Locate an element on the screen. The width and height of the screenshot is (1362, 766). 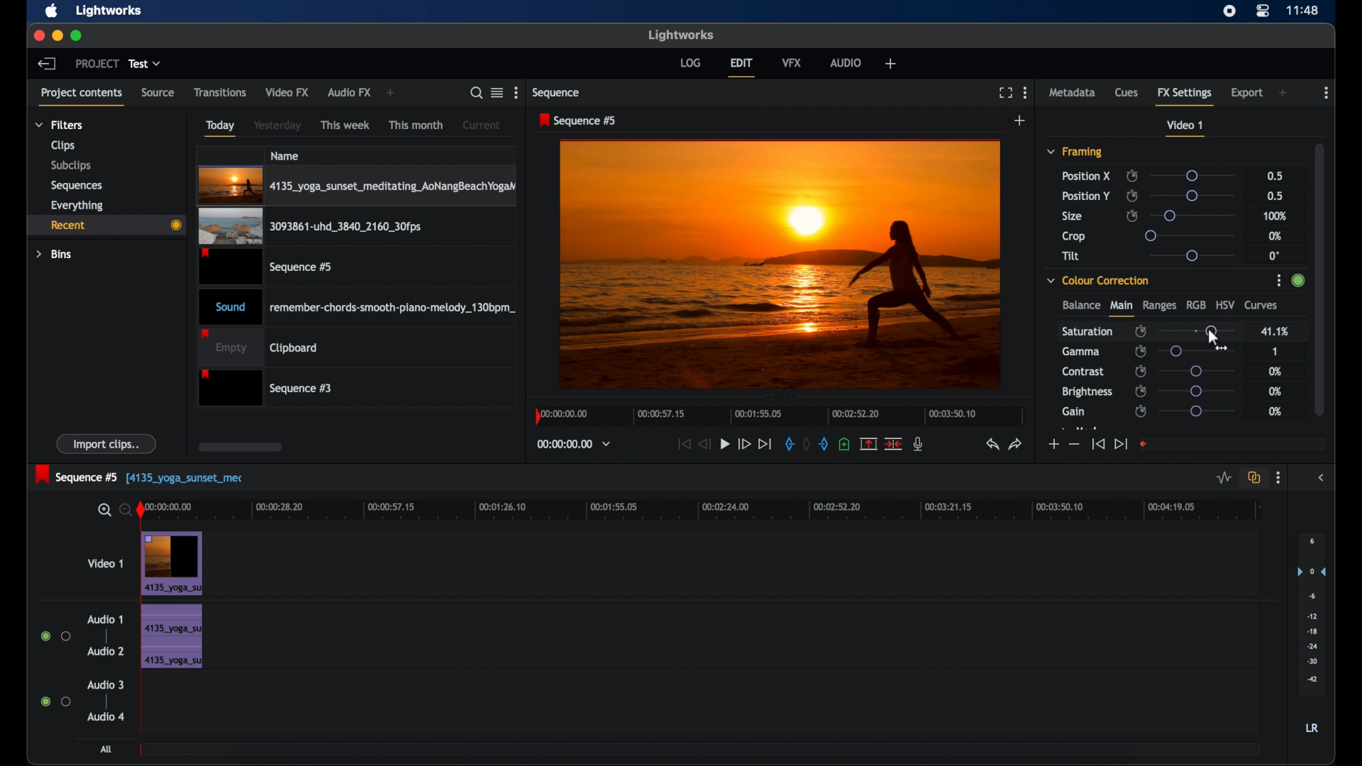
recent is located at coordinates (106, 225).